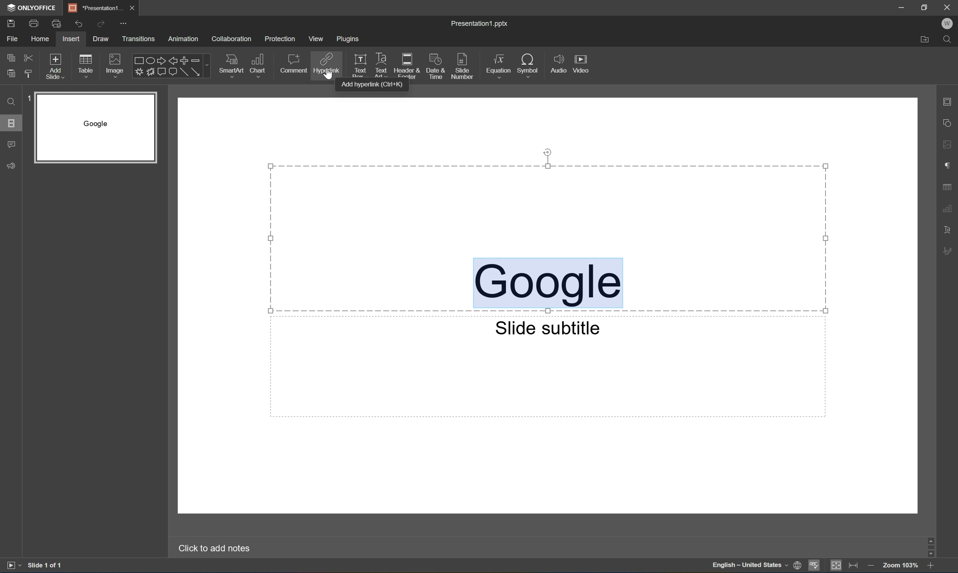 The image size is (958, 573). I want to click on Undo, so click(78, 25).